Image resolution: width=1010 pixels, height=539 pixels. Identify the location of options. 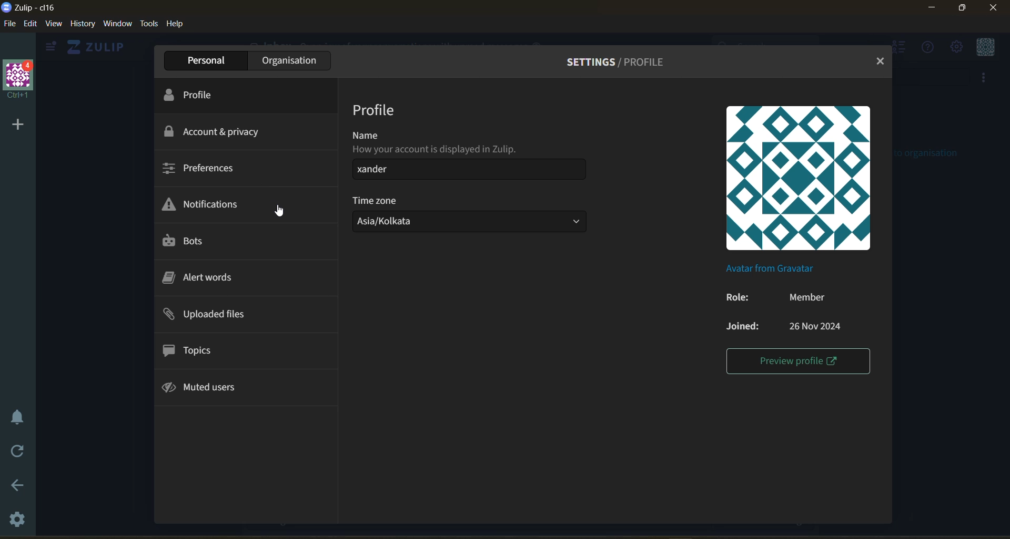
(472, 171).